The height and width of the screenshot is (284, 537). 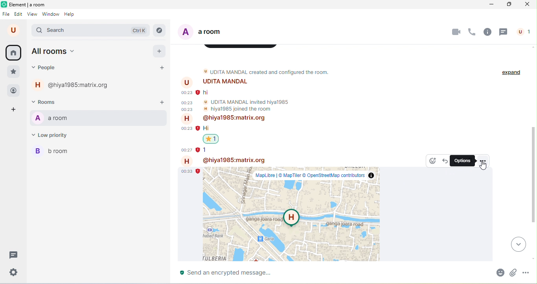 I want to click on @hiya1985:matrix.org, so click(x=223, y=119).